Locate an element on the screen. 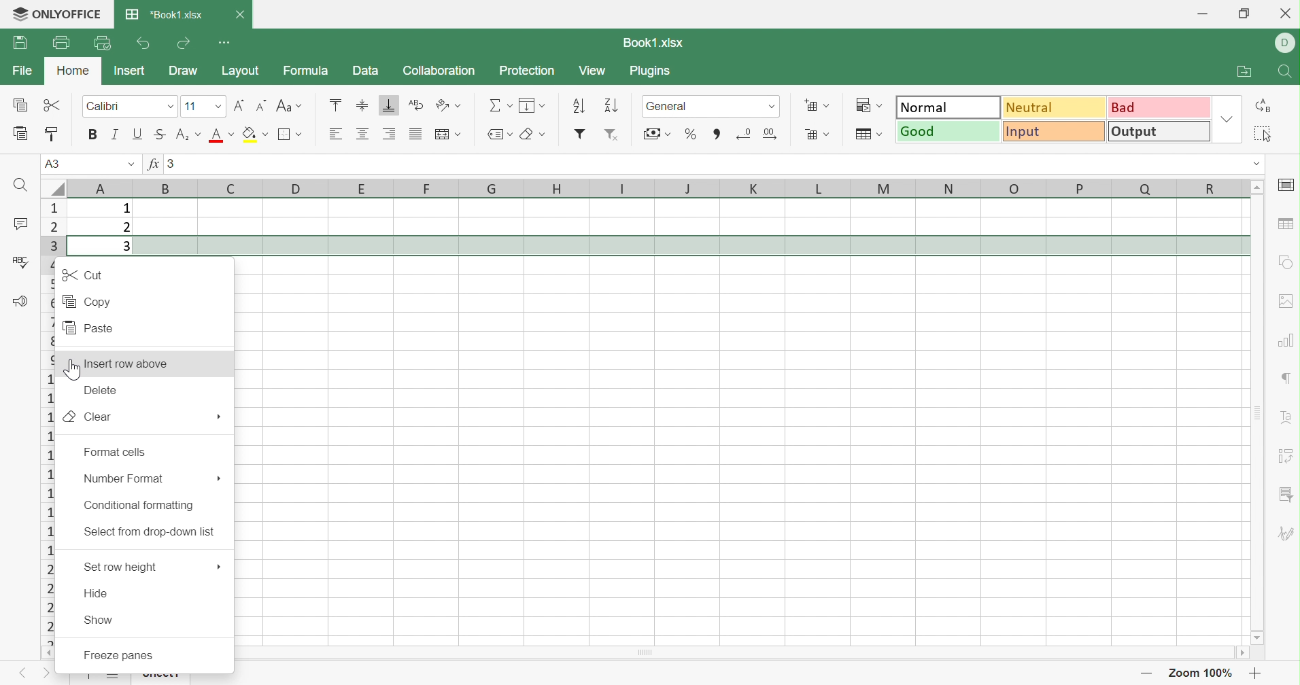 The width and height of the screenshot is (1300, 685). Replace is located at coordinates (1265, 105).